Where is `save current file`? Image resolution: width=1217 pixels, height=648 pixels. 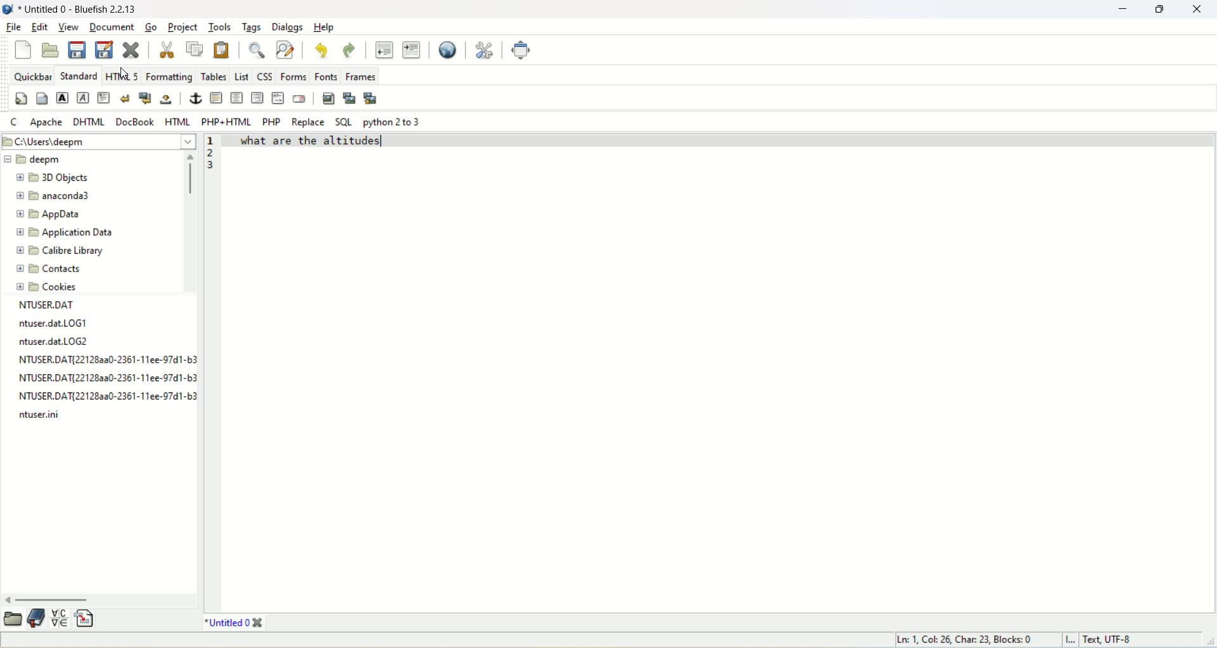
save current file is located at coordinates (78, 49).